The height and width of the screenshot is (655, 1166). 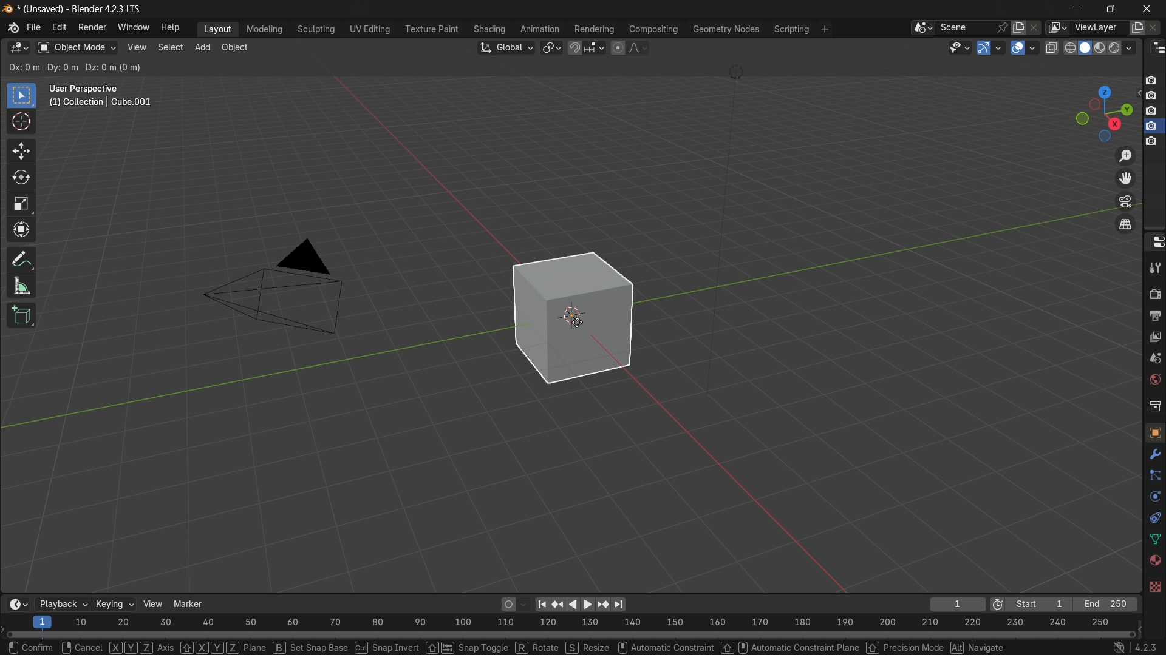 What do you see at coordinates (94, 26) in the screenshot?
I see `render menu` at bounding box center [94, 26].